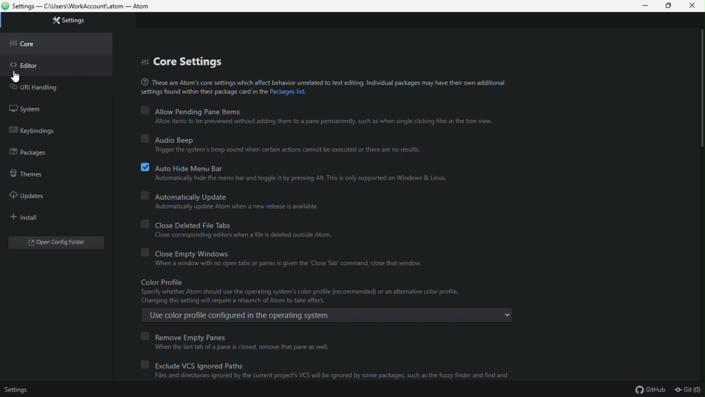  I want to click on System, so click(30, 109).